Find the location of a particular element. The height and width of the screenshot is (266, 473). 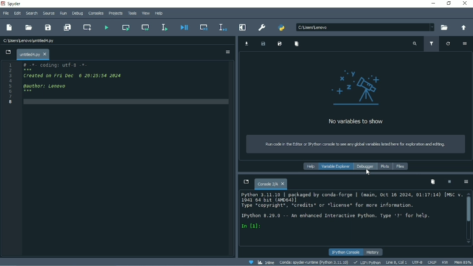

UTF-8 is located at coordinates (417, 262).